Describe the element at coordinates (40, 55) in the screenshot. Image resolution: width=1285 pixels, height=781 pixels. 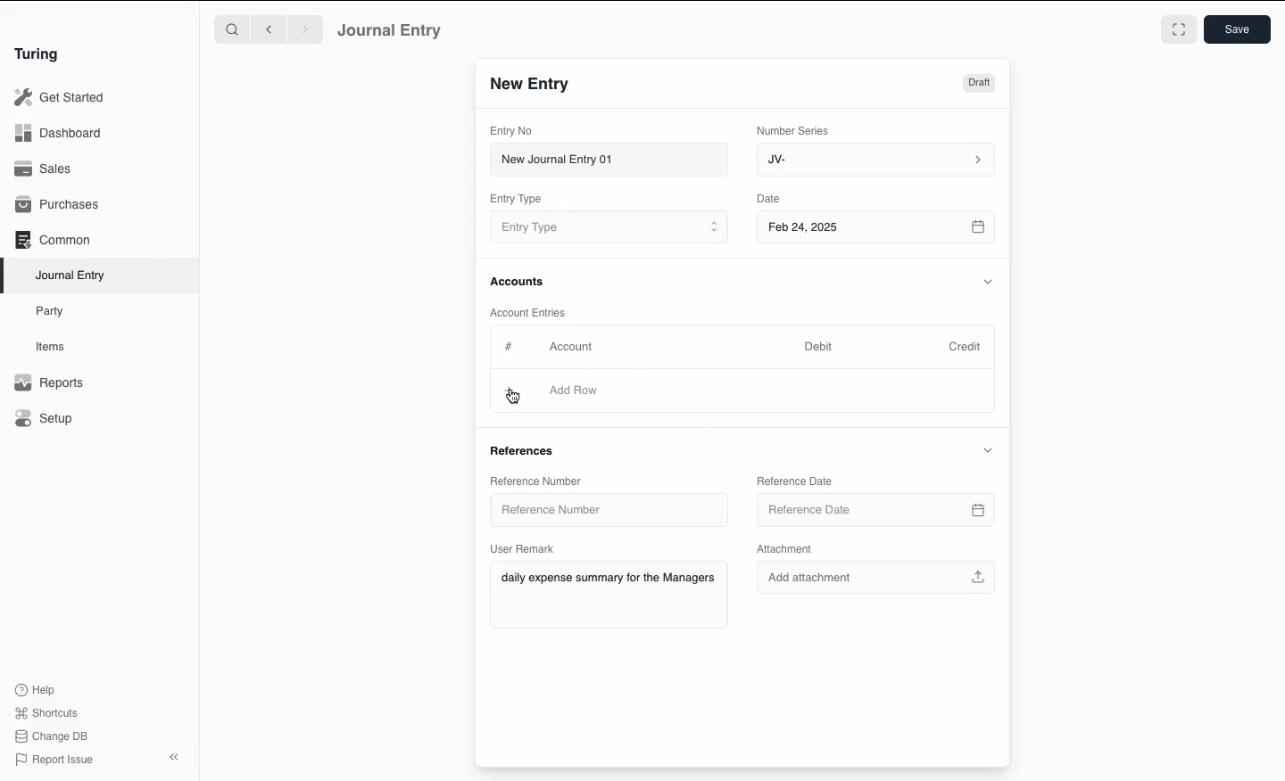
I see `Turing` at that location.